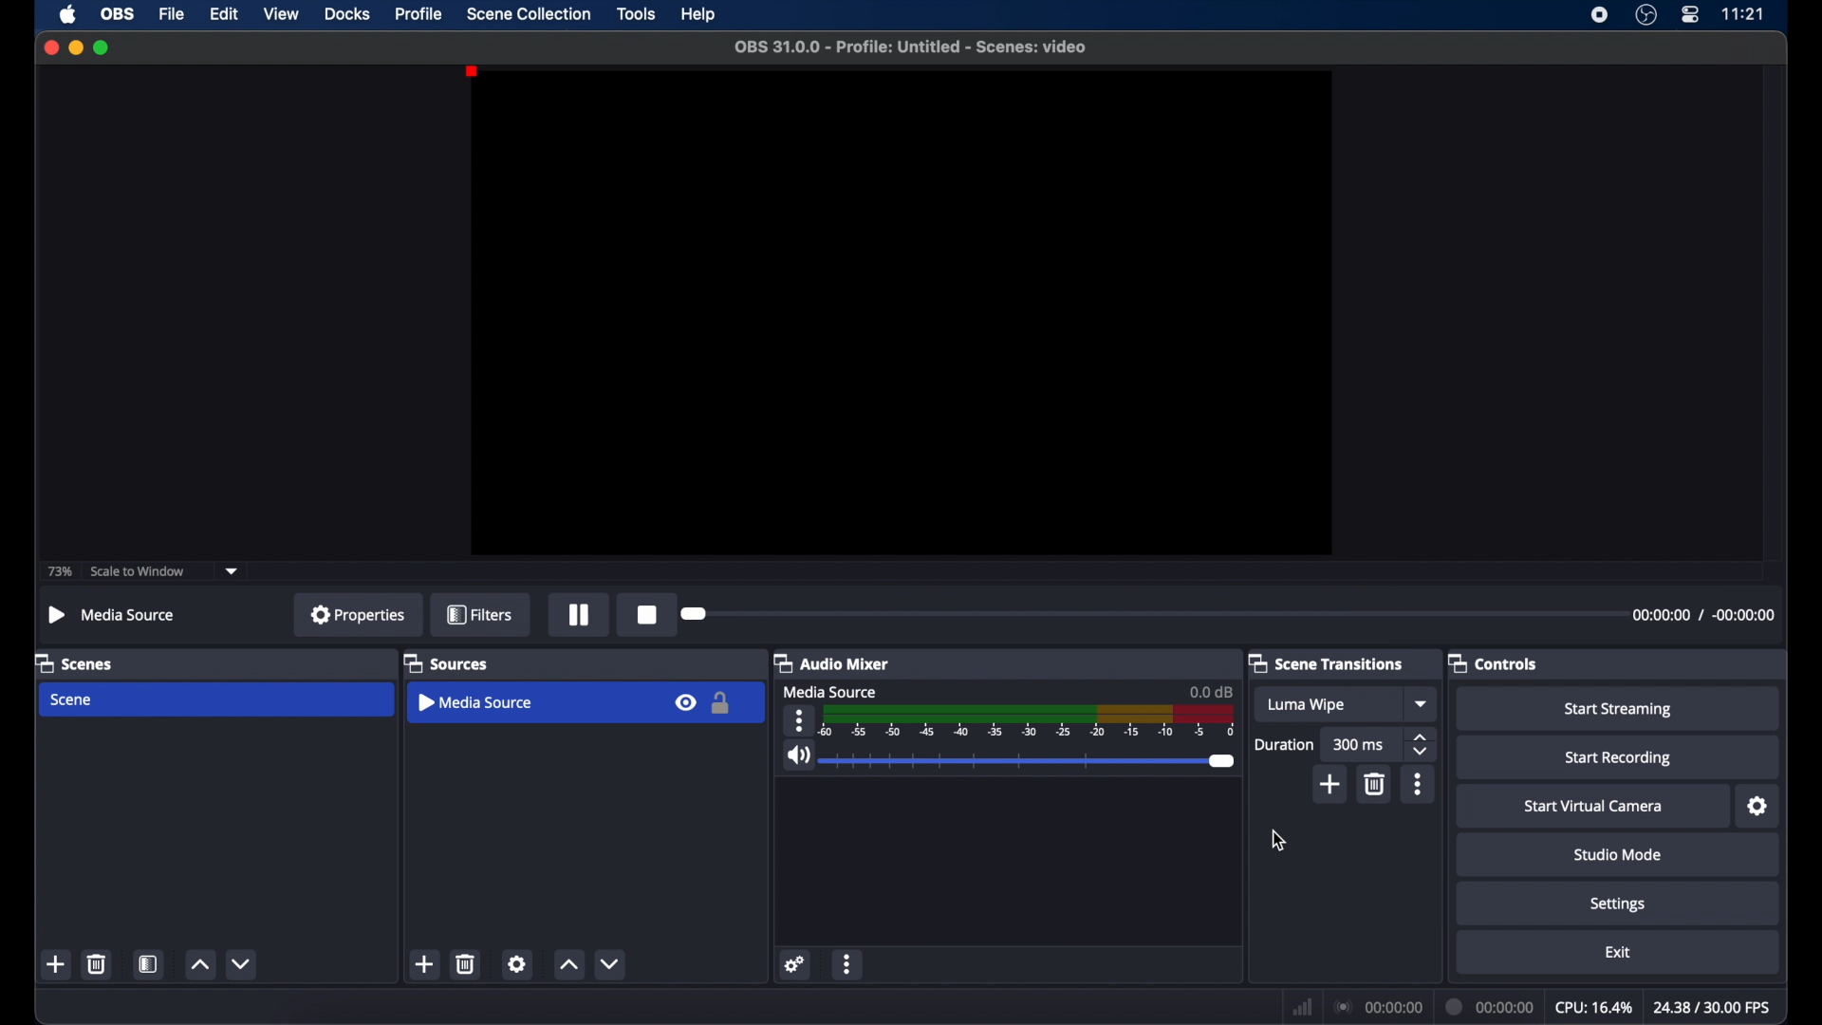 The image size is (1822, 1025). What do you see at coordinates (1619, 905) in the screenshot?
I see `settings` at bounding box center [1619, 905].